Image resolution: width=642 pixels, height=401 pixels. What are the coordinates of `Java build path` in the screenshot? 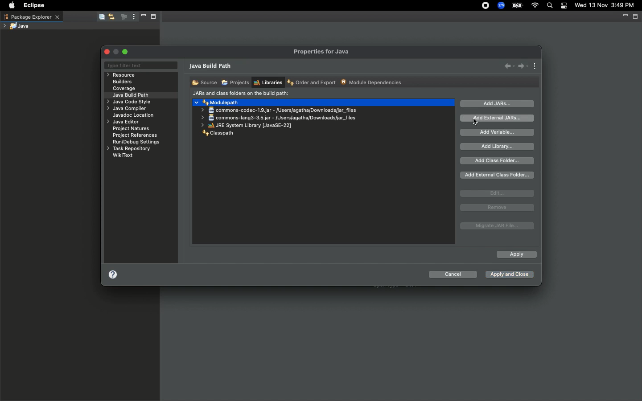 It's located at (133, 94).